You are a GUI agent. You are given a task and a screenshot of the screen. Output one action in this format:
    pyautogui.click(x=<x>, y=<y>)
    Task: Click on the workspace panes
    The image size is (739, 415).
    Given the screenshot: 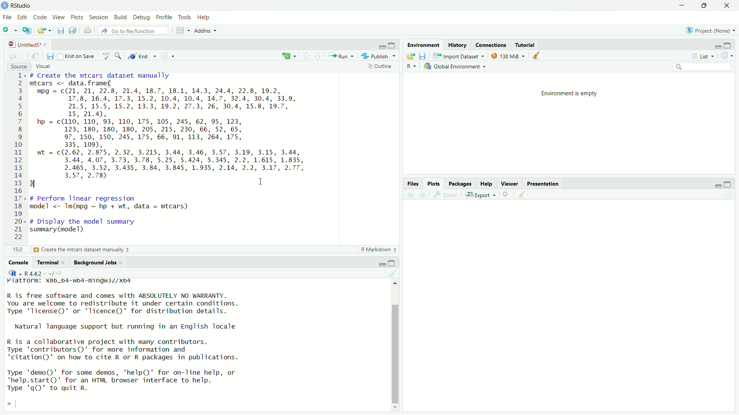 What is the action you would take?
    pyautogui.click(x=181, y=30)
    